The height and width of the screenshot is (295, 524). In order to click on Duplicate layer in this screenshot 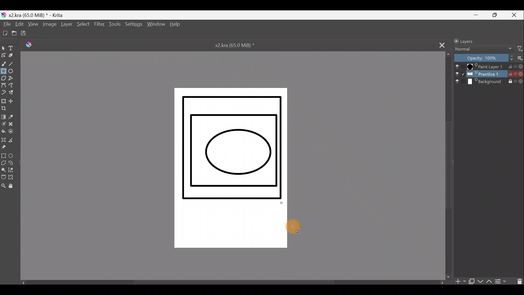, I will do `click(471, 282)`.